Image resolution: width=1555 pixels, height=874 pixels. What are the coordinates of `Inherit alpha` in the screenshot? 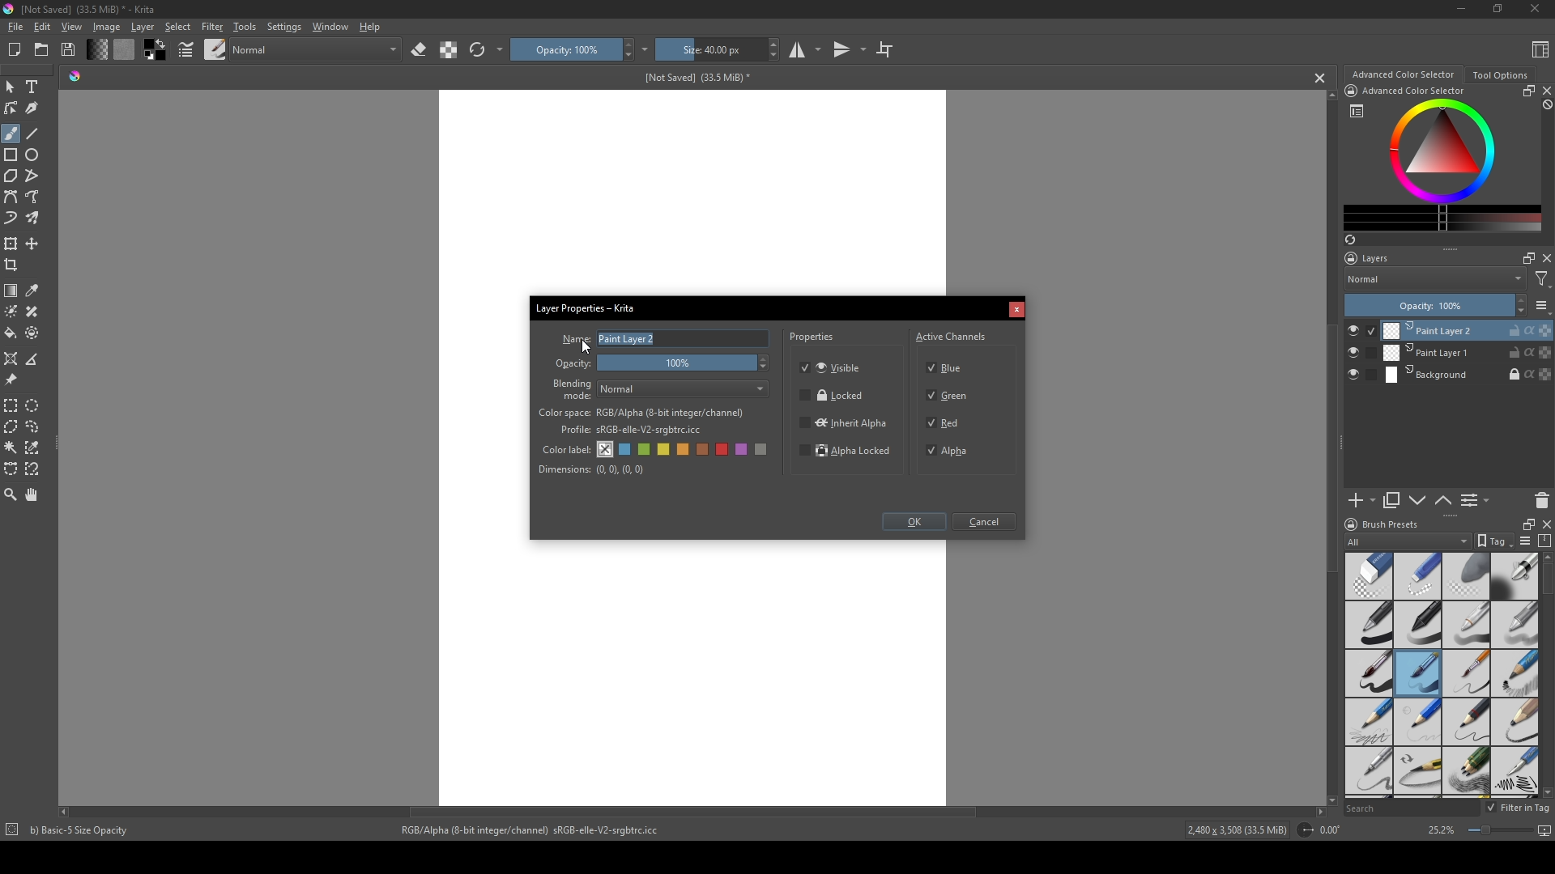 It's located at (842, 422).